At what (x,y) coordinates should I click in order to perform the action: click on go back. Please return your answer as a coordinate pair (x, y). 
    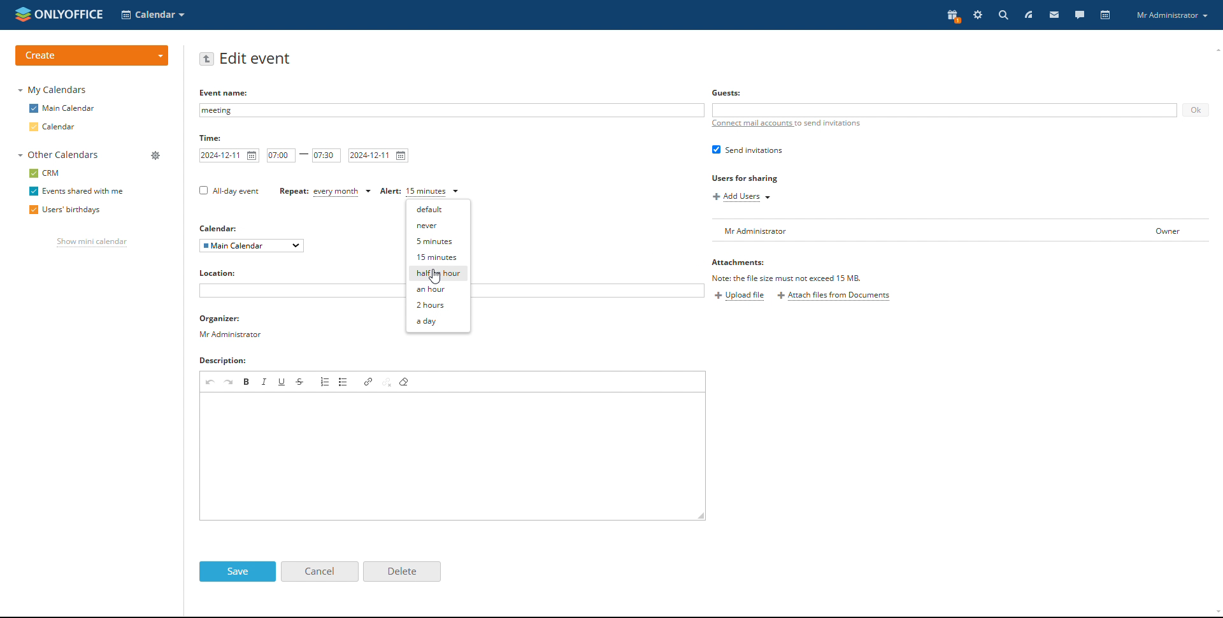
    Looking at the image, I should click on (207, 59).